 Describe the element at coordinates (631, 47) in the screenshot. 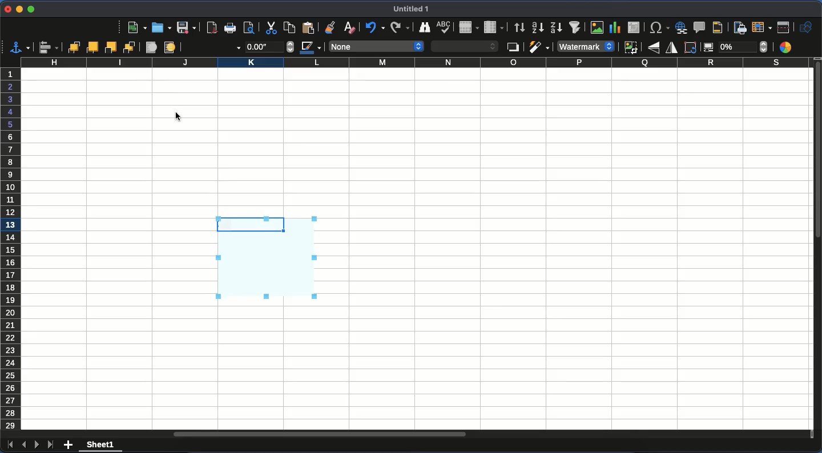

I see `crop image` at that location.